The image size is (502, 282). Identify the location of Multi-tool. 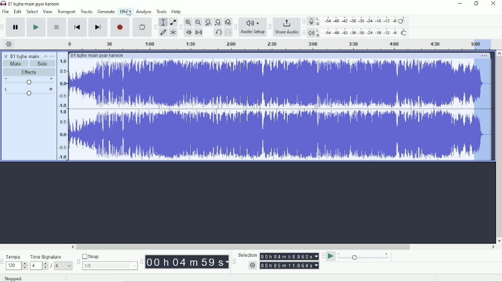
(173, 32).